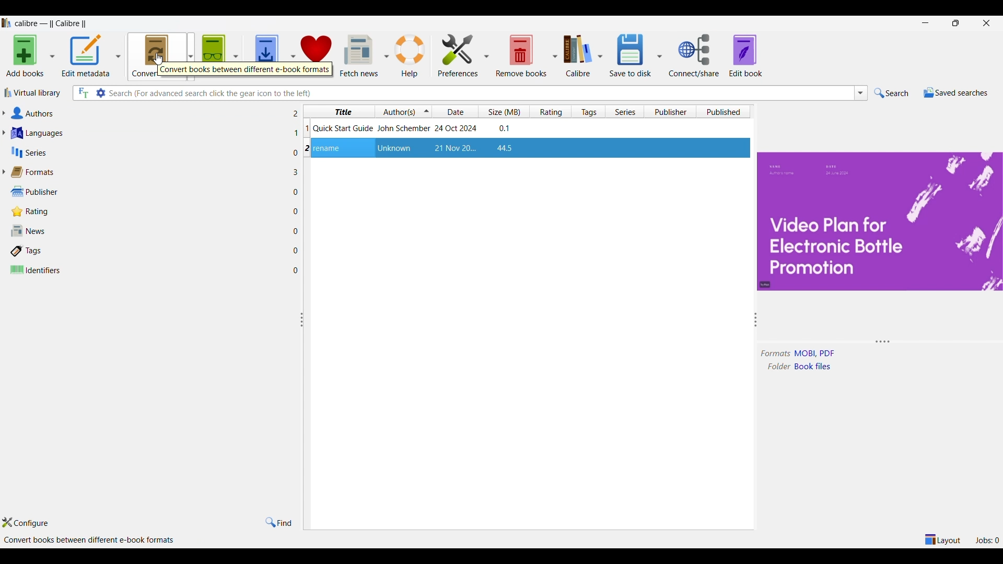 This screenshot has width=1003, height=564. What do you see at coordinates (815, 366) in the screenshot?
I see `book files` at bounding box center [815, 366].